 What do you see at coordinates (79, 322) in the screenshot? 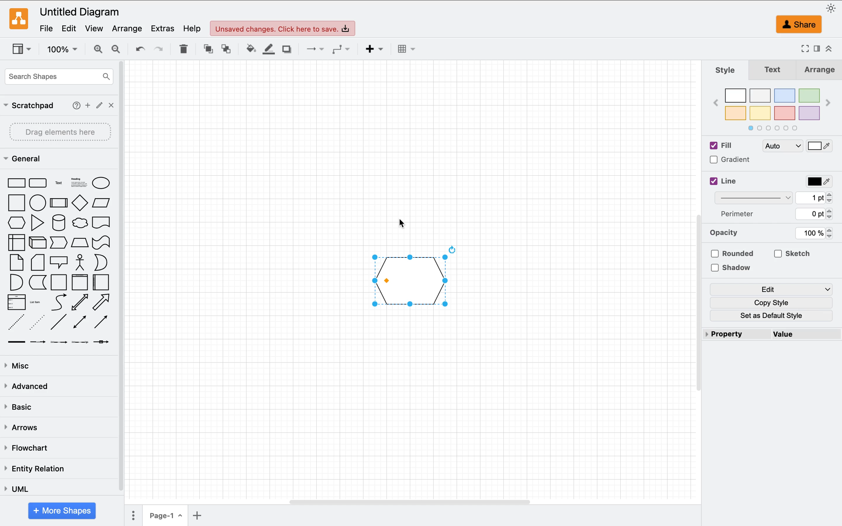
I see `bidirectional connector` at bounding box center [79, 322].